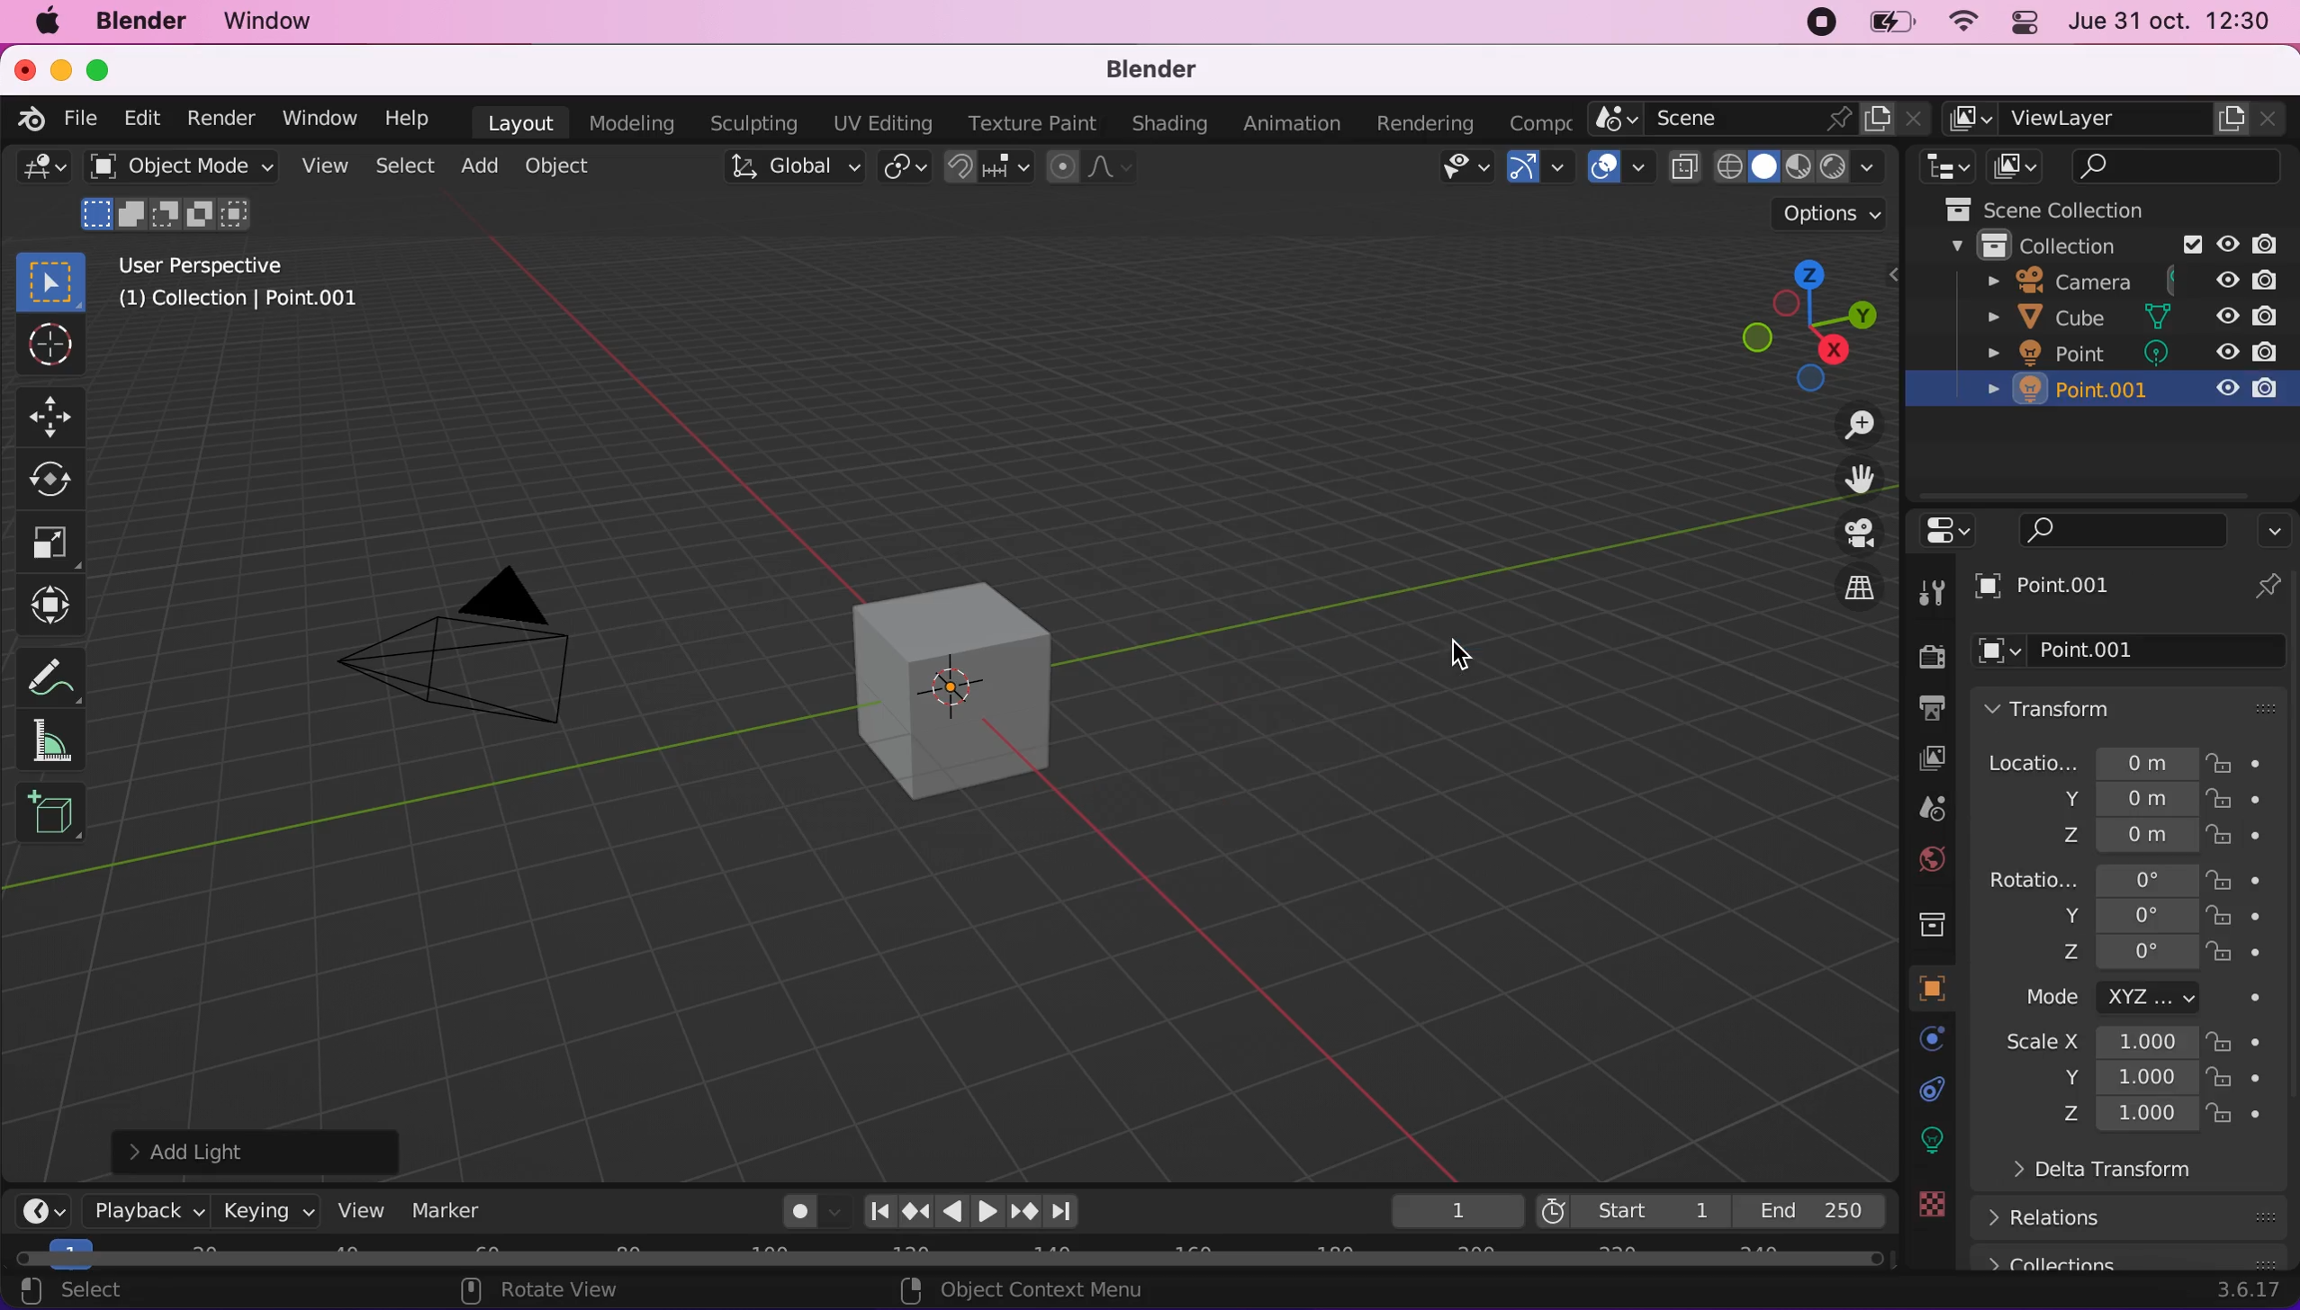  Describe the element at coordinates (1802, 166) in the screenshot. I see `shading` at that location.